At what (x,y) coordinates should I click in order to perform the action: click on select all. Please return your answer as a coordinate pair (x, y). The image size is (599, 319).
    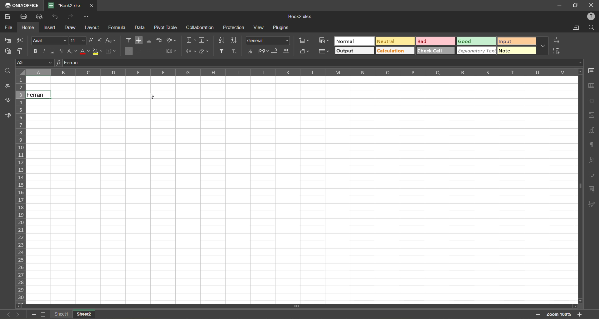
    Looking at the image, I should click on (556, 52).